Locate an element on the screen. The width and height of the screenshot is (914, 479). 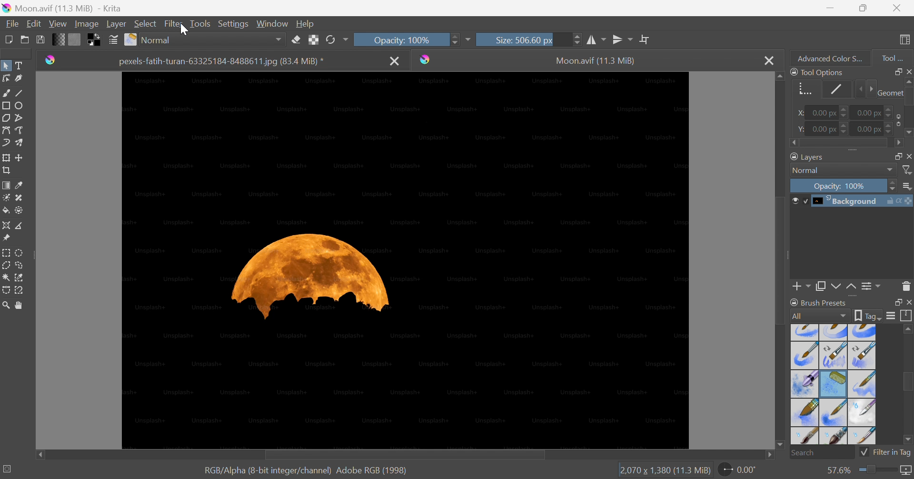
Size: 506.60 px is located at coordinates (529, 39).